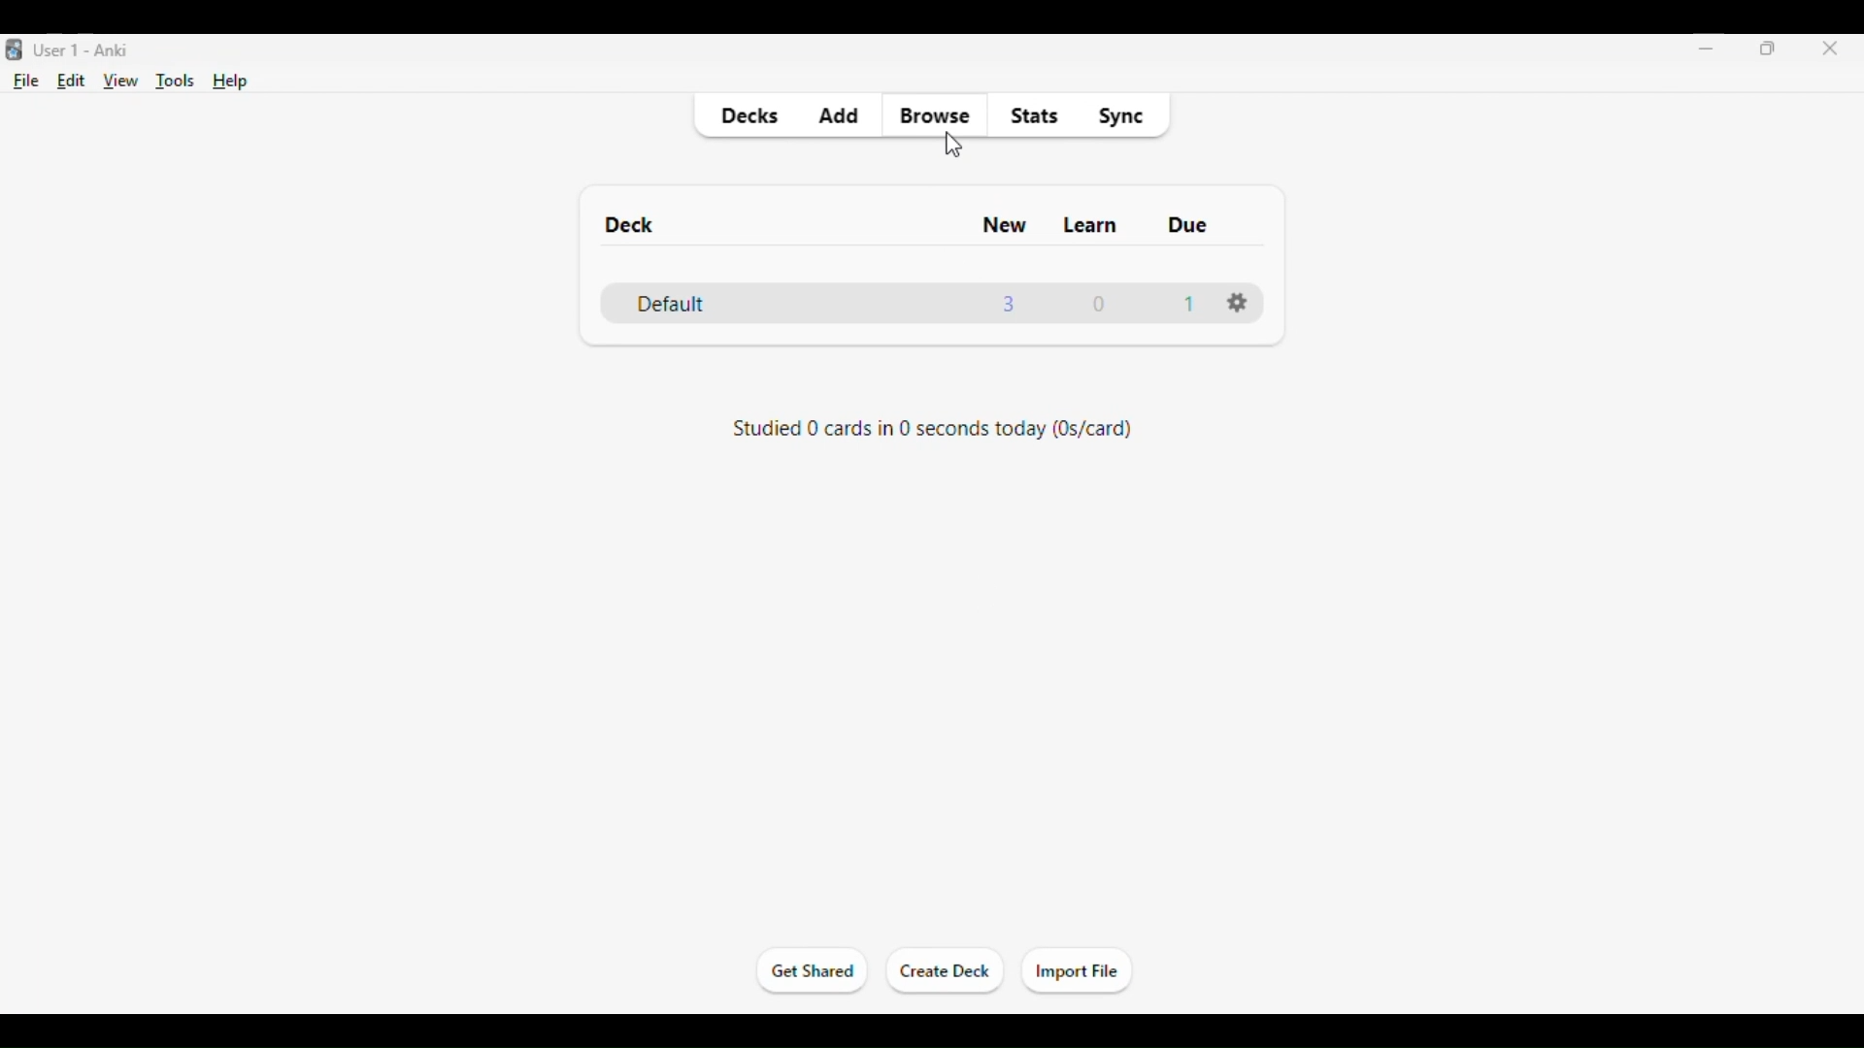 The width and height of the screenshot is (1864, 1048). I want to click on decks, so click(748, 116).